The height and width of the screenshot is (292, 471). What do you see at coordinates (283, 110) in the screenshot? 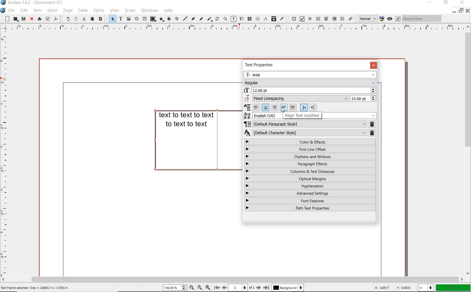
I see `cursor` at bounding box center [283, 110].